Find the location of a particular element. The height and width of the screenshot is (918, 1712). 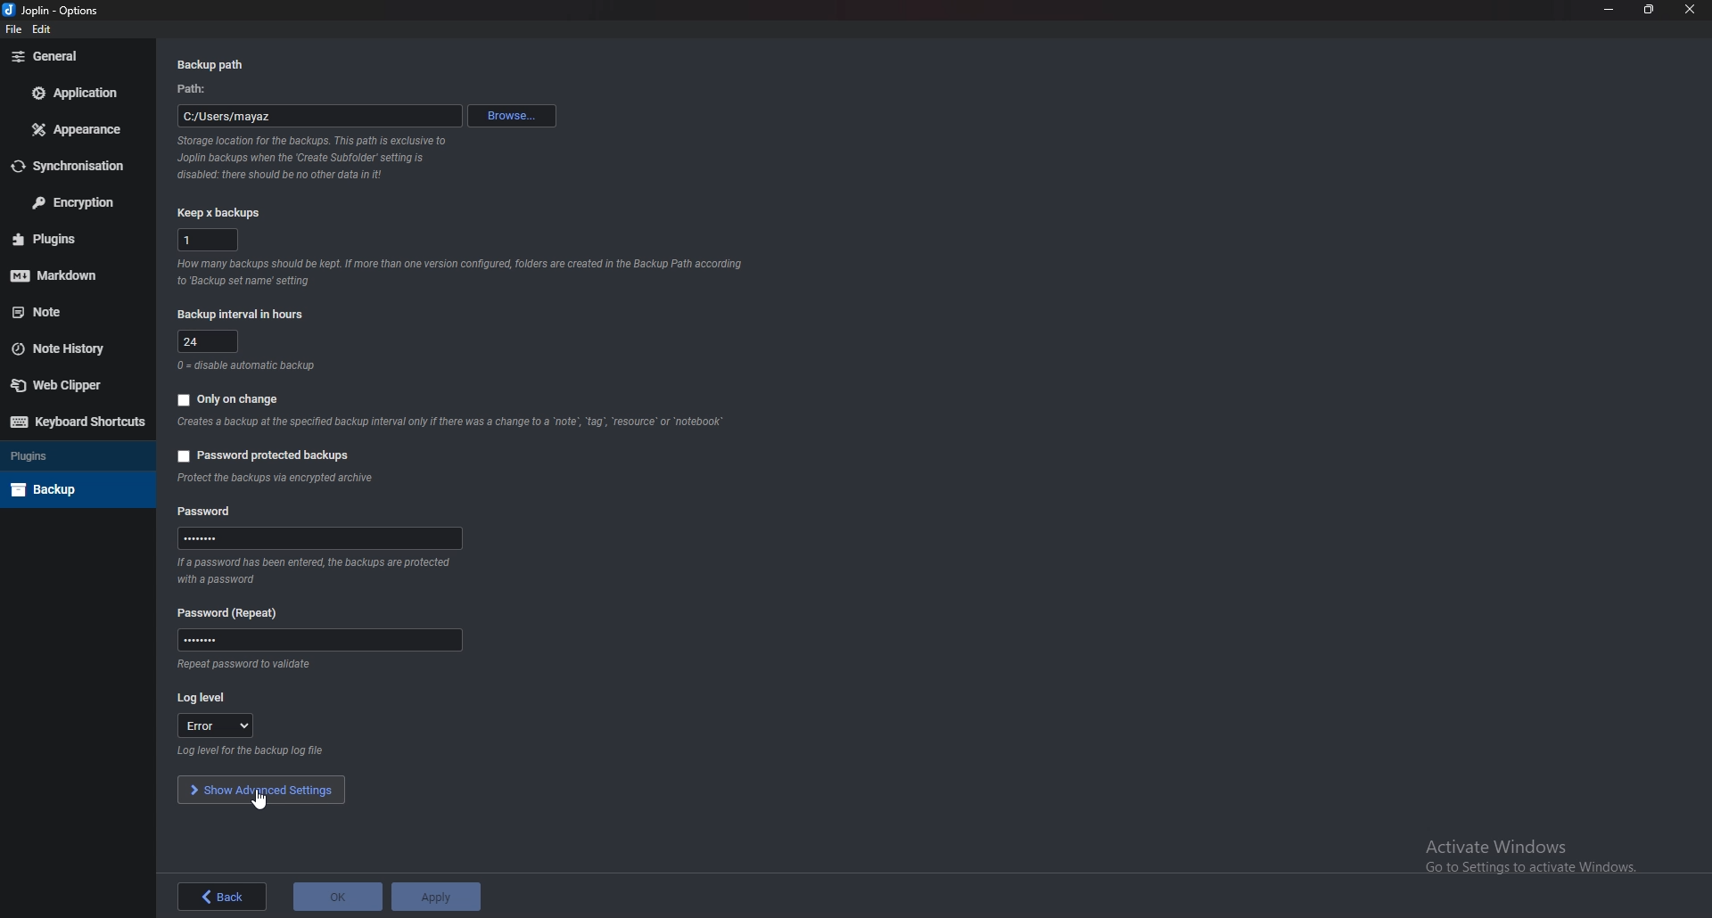

Backup interval in hours is located at coordinates (243, 315).